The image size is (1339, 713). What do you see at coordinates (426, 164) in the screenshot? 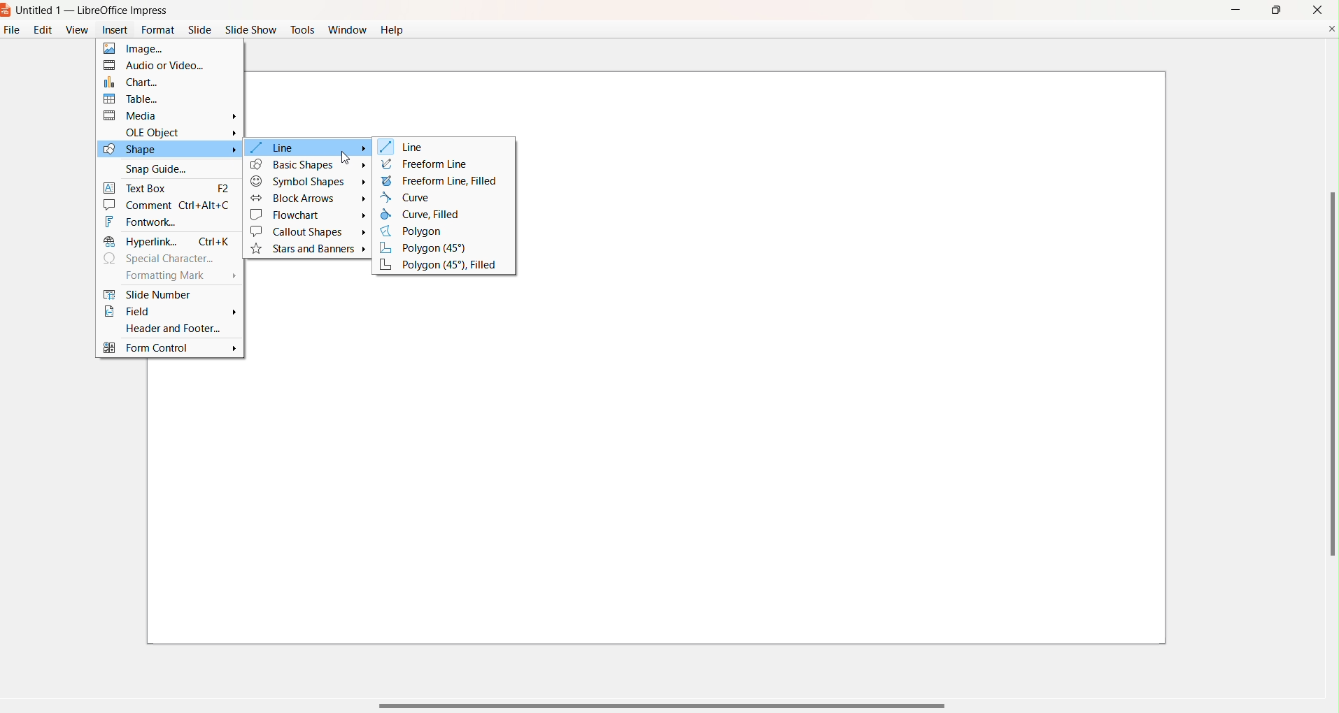
I see `Freedom Line` at bounding box center [426, 164].